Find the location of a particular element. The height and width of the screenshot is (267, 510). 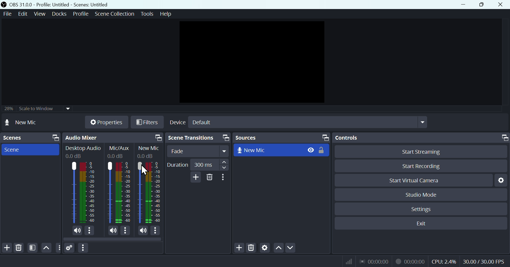

Down is located at coordinates (290, 248).